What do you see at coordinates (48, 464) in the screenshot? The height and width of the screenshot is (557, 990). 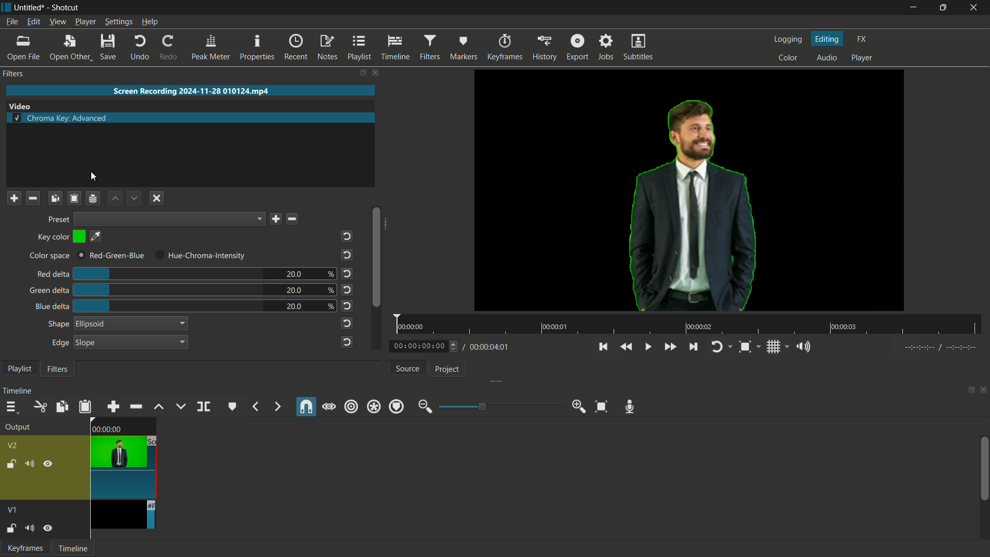 I see `hide` at bounding box center [48, 464].